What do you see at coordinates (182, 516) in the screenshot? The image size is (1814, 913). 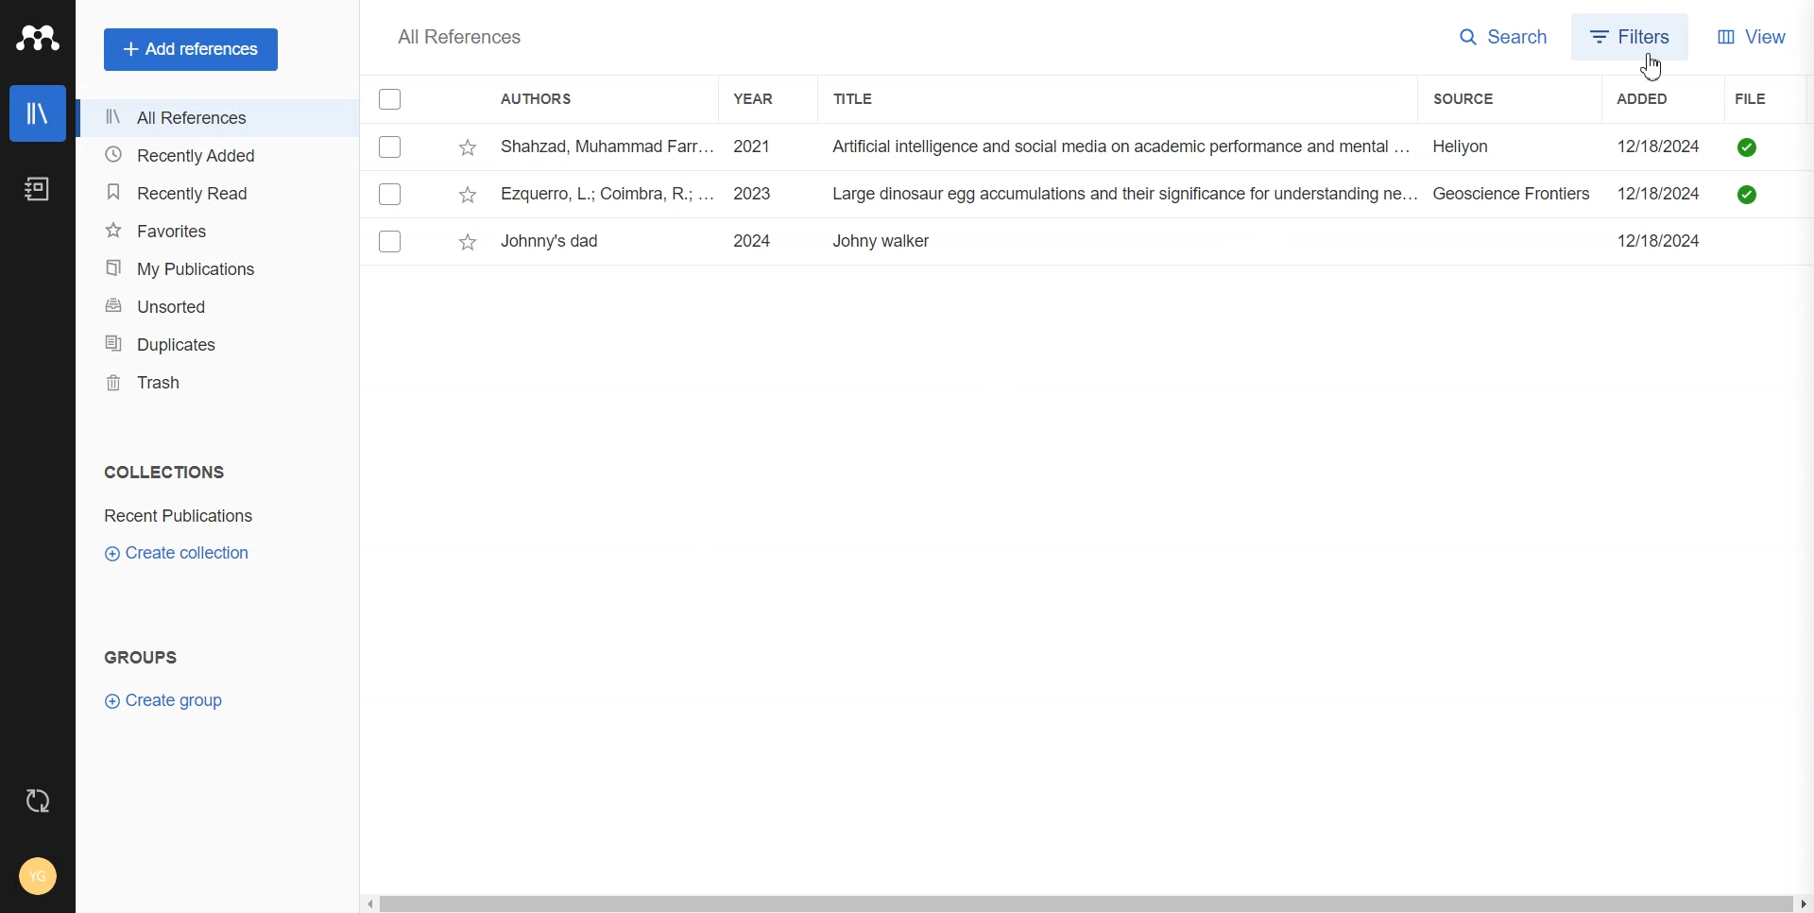 I see `Folder` at bounding box center [182, 516].